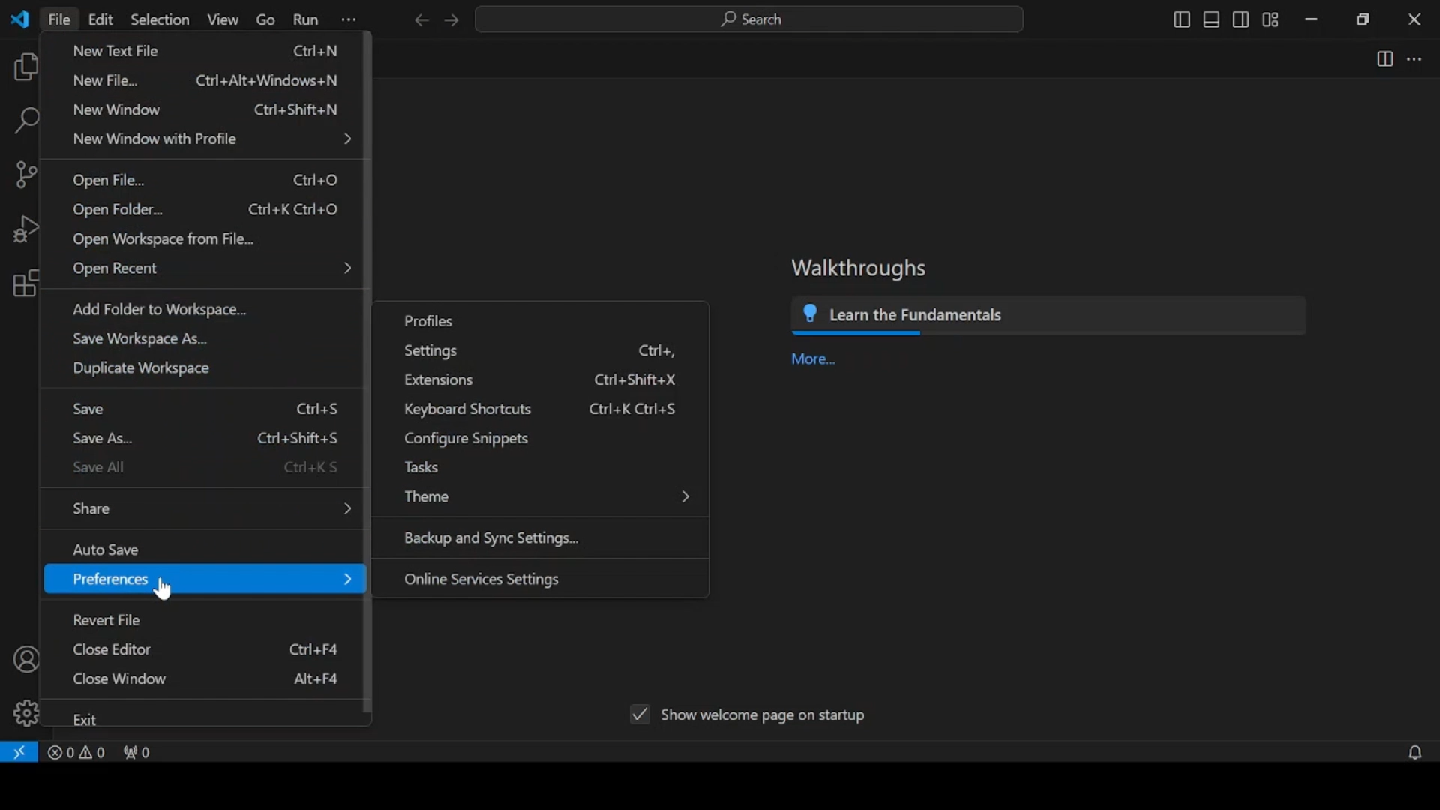 This screenshot has width=1440, height=810. I want to click on no ports forwarded, so click(135, 751).